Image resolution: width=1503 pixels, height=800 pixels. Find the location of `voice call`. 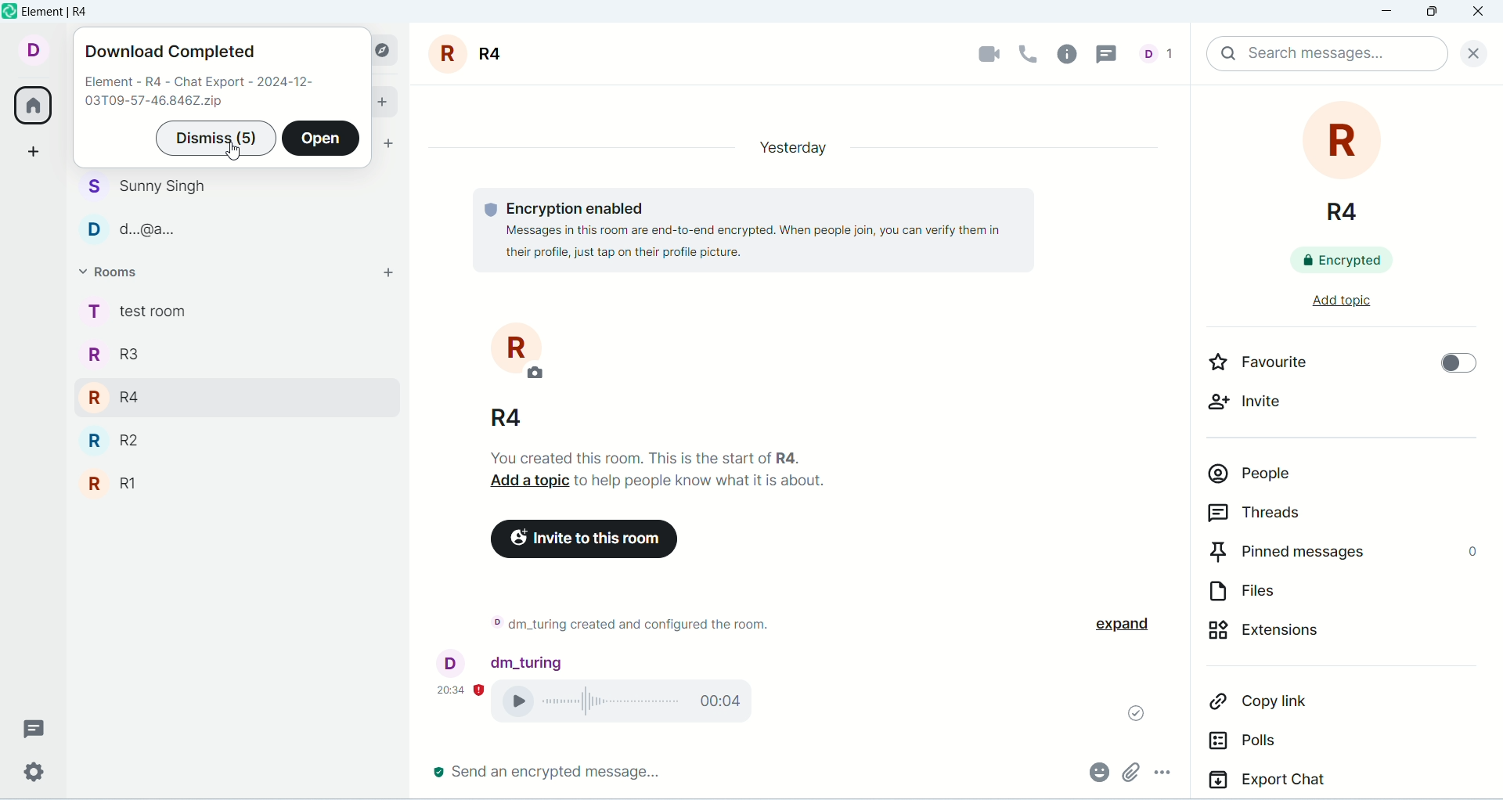

voice call is located at coordinates (1030, 52).